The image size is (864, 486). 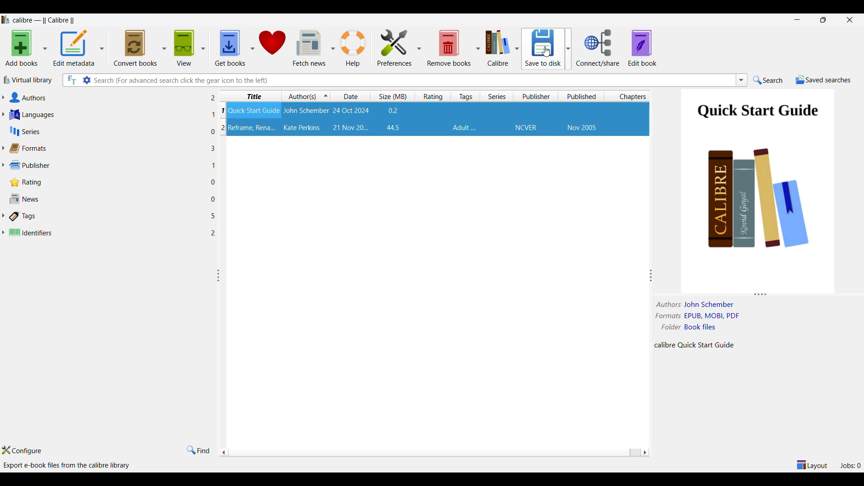 What do you see at coordinates (198, 450) in the screenshot?
I see `Find` at bounding box center [198, 450].